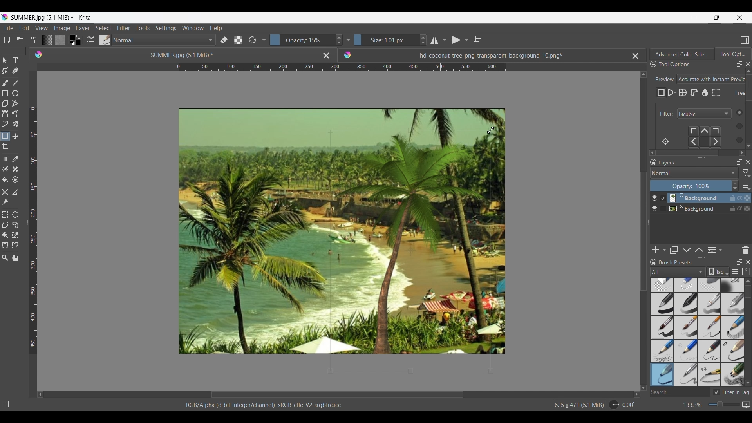 This screenshot has width=752, height=423. What do you see at coordinates (216, 29) in the screenshot?
I see `Help` at bounding box center [216, 29].